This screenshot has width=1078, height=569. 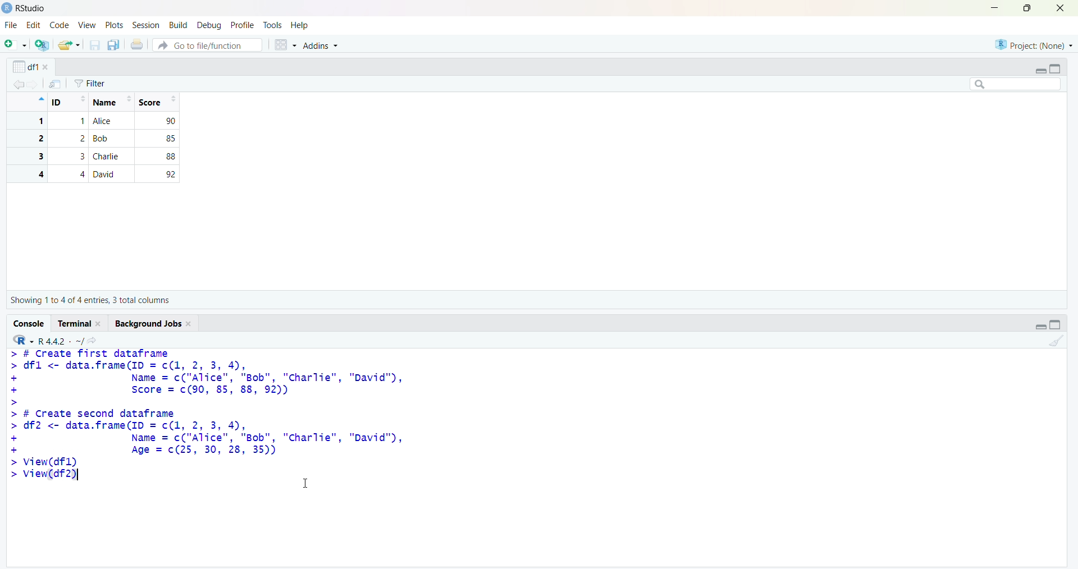 I want to click on maximize, so click(x=1029, y=8).